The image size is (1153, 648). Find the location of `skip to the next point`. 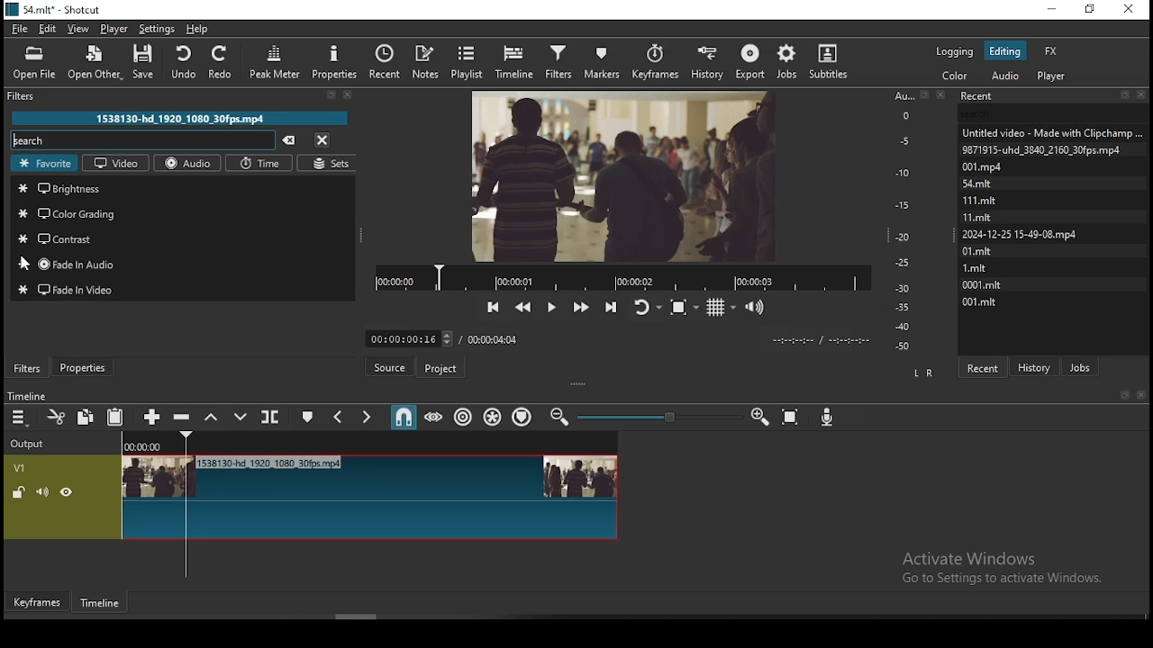

skip to the next point is located at coordinates (611, 305).